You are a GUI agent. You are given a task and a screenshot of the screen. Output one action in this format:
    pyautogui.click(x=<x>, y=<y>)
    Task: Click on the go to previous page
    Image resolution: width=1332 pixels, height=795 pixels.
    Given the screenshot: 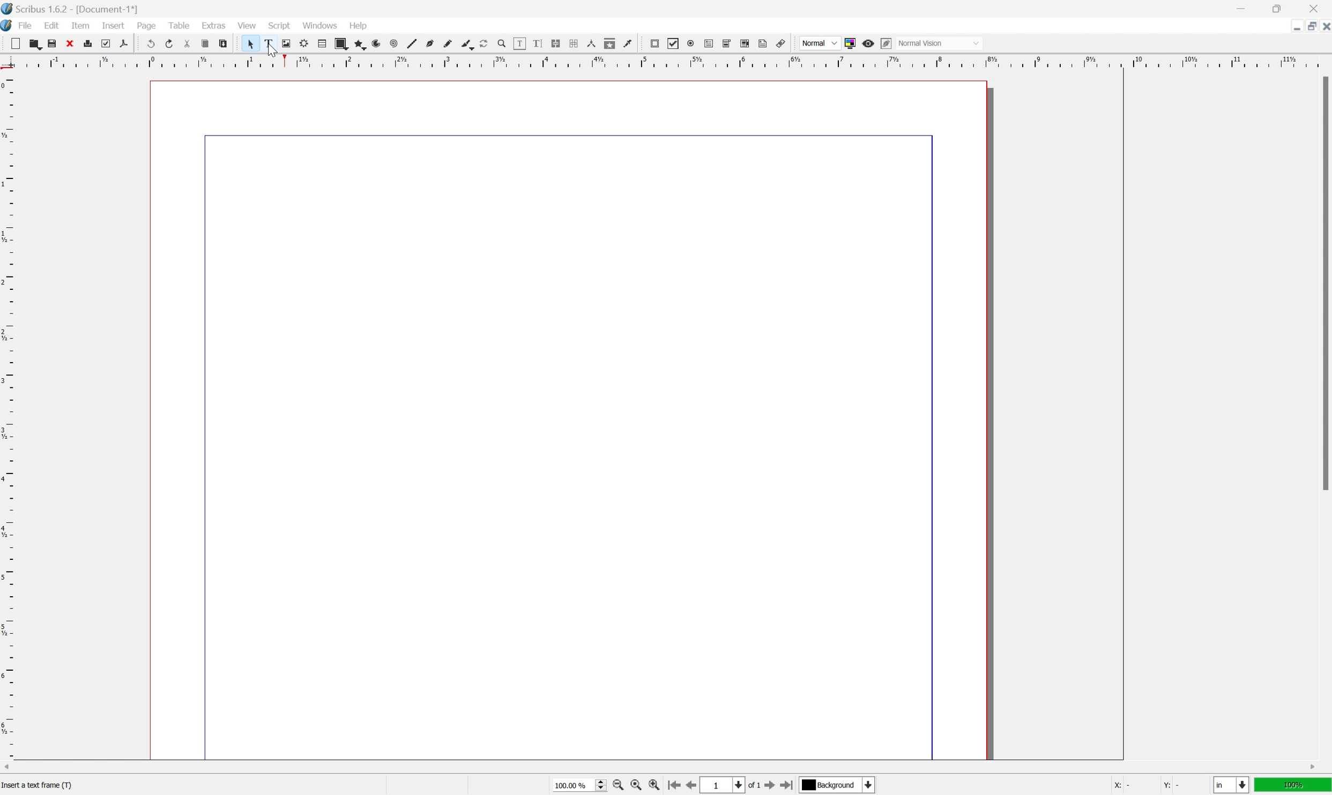 What is the action you would take?
    pyautogui.click(x=689, y=786)
    